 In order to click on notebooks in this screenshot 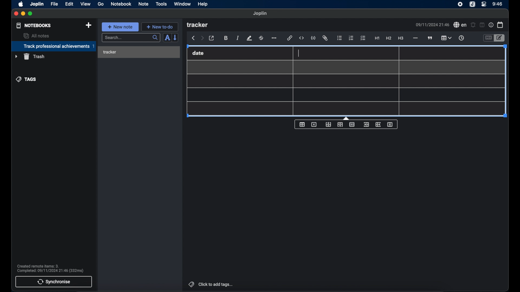, I will do `click(33, 25)`.